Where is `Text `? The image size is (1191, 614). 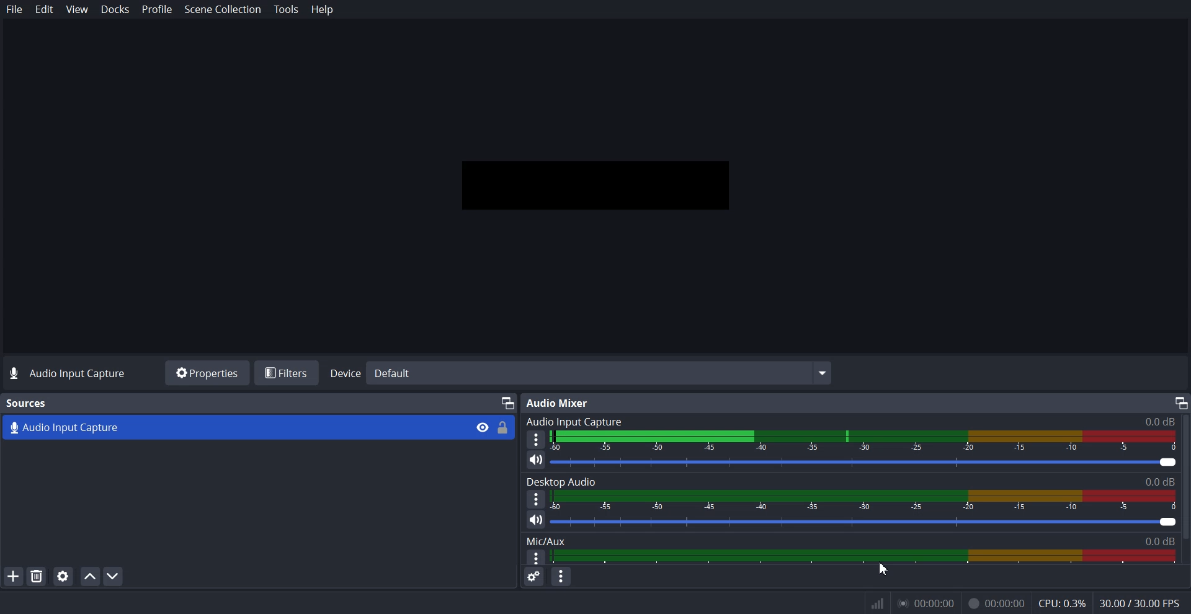 Text  is located at coordinates (69, 374).